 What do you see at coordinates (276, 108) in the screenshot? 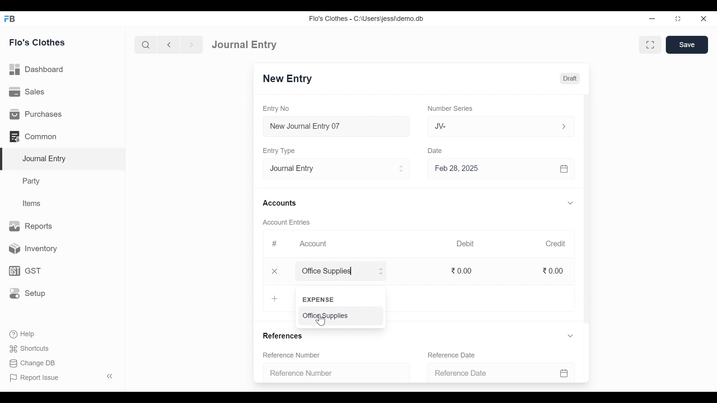
I see `Entry No` at bounding box center [276, 108].